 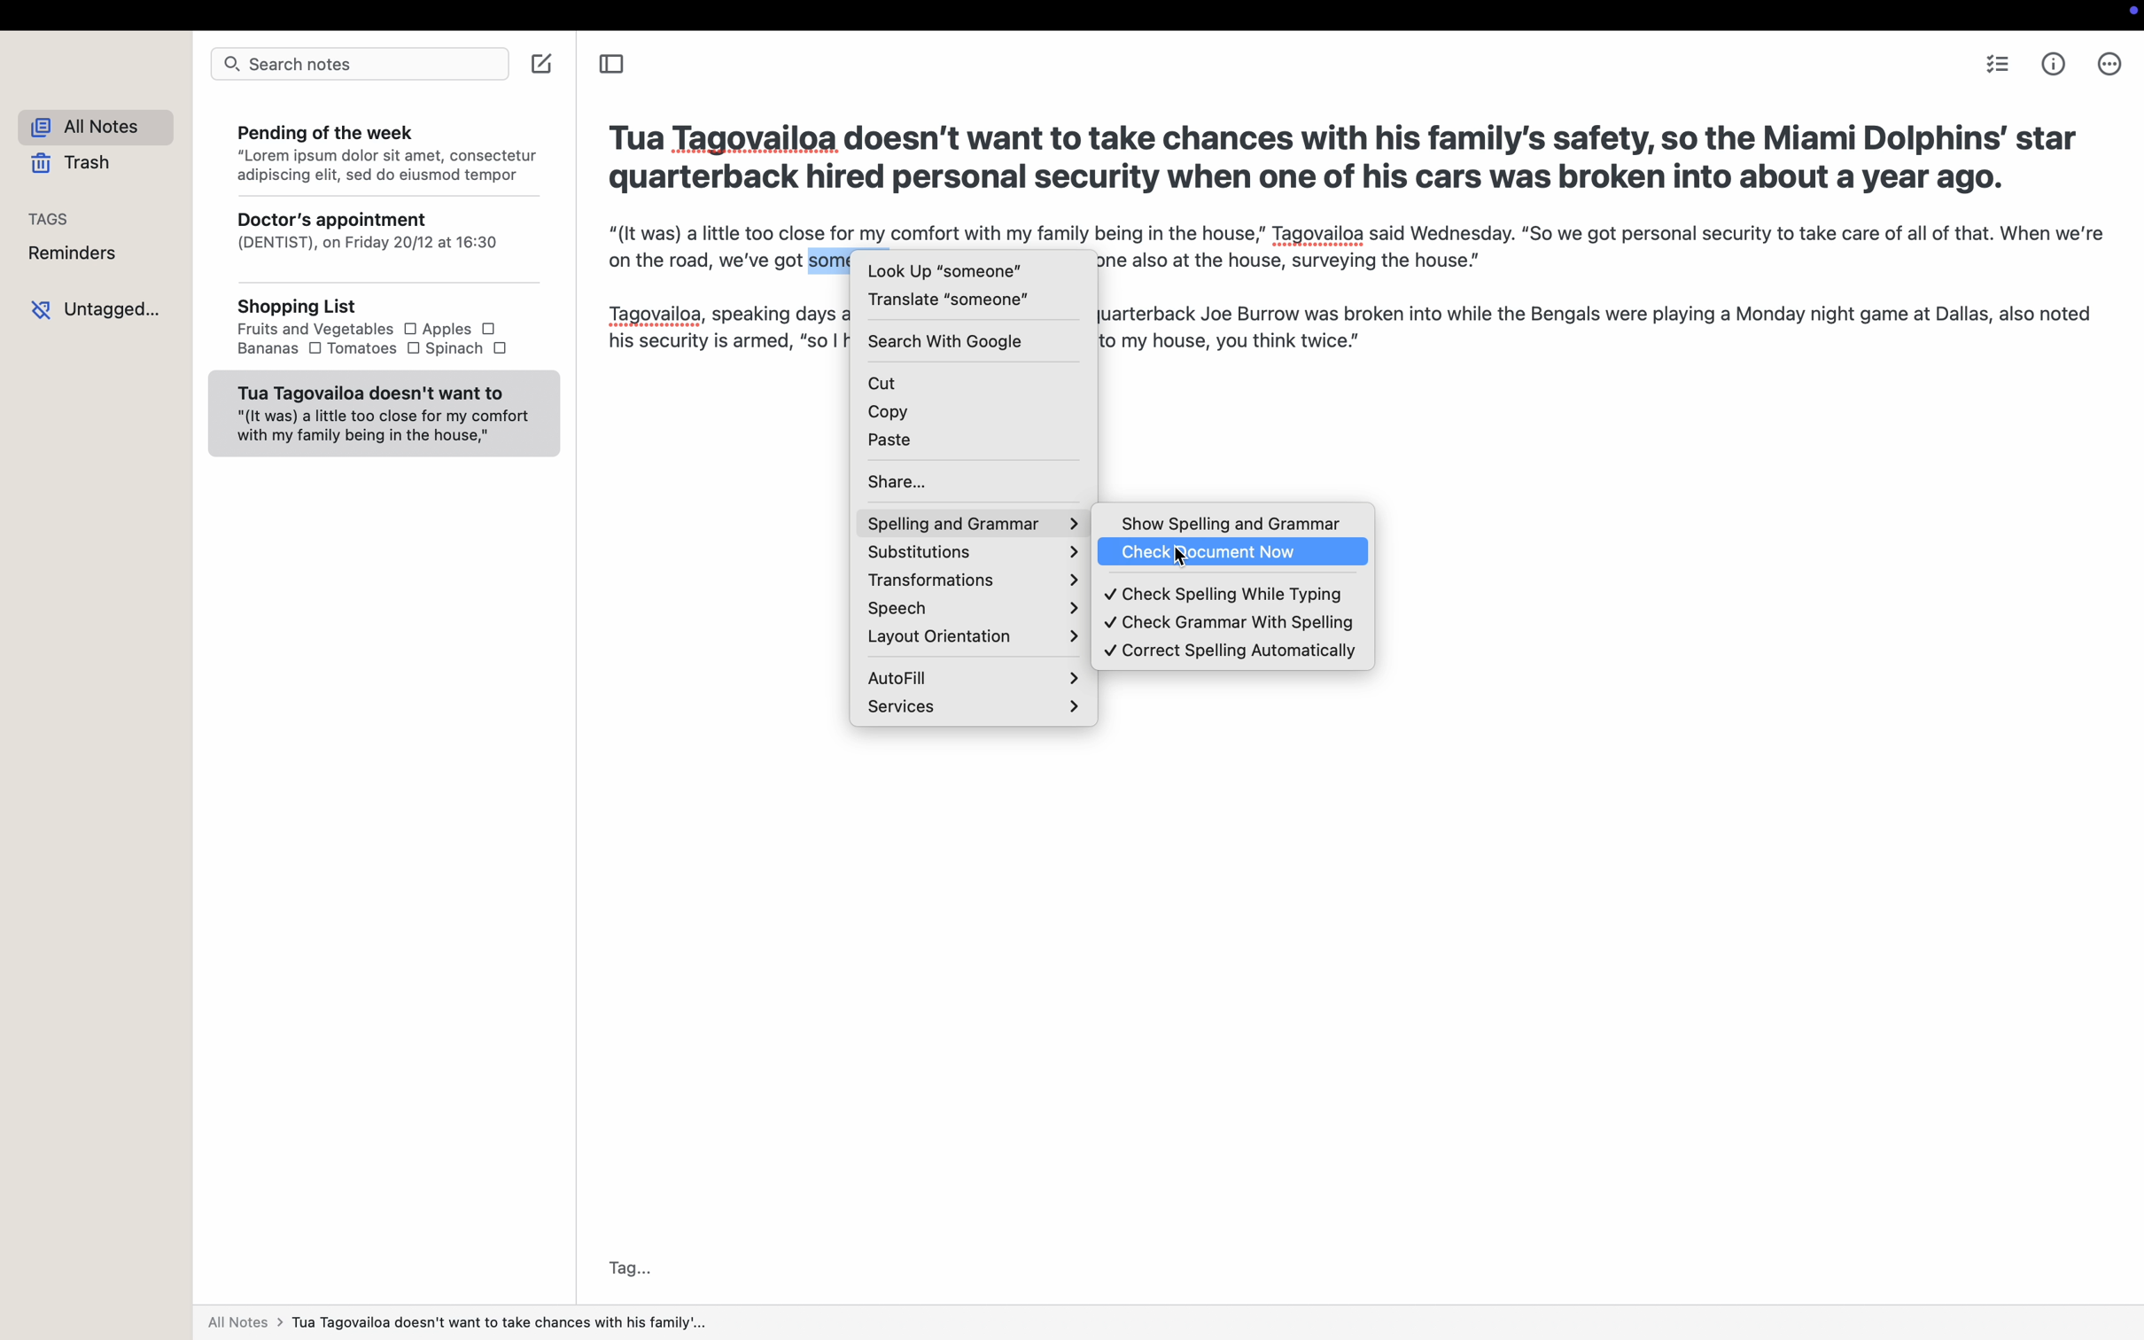 What do you see at coordinates (1230, 651) in the screenshot?
I see `correct spelling automatically` at bounding box center [1230, 651].